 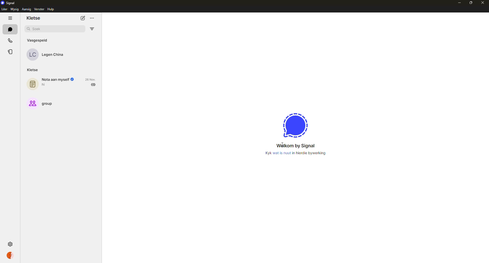 I want to click on kletse, so click(x=34, y=18).